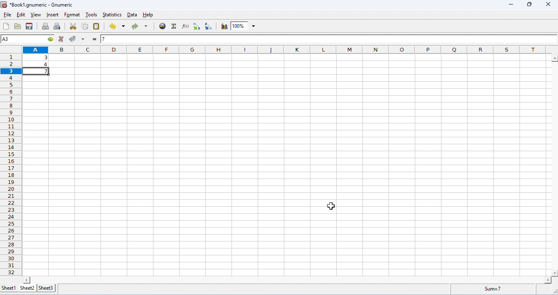 The image size is (558, 295). What do you see at coordinates (122, 39) in the screenshot?
I see `7` at bounding box center [122, 39].